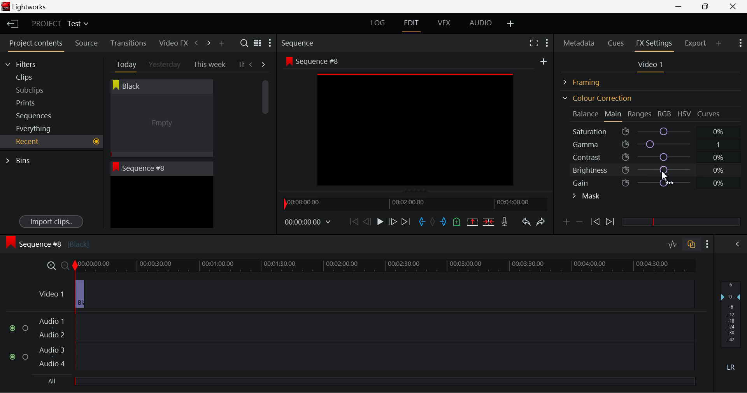  I want to click on Mark Out, so click(444, 222).